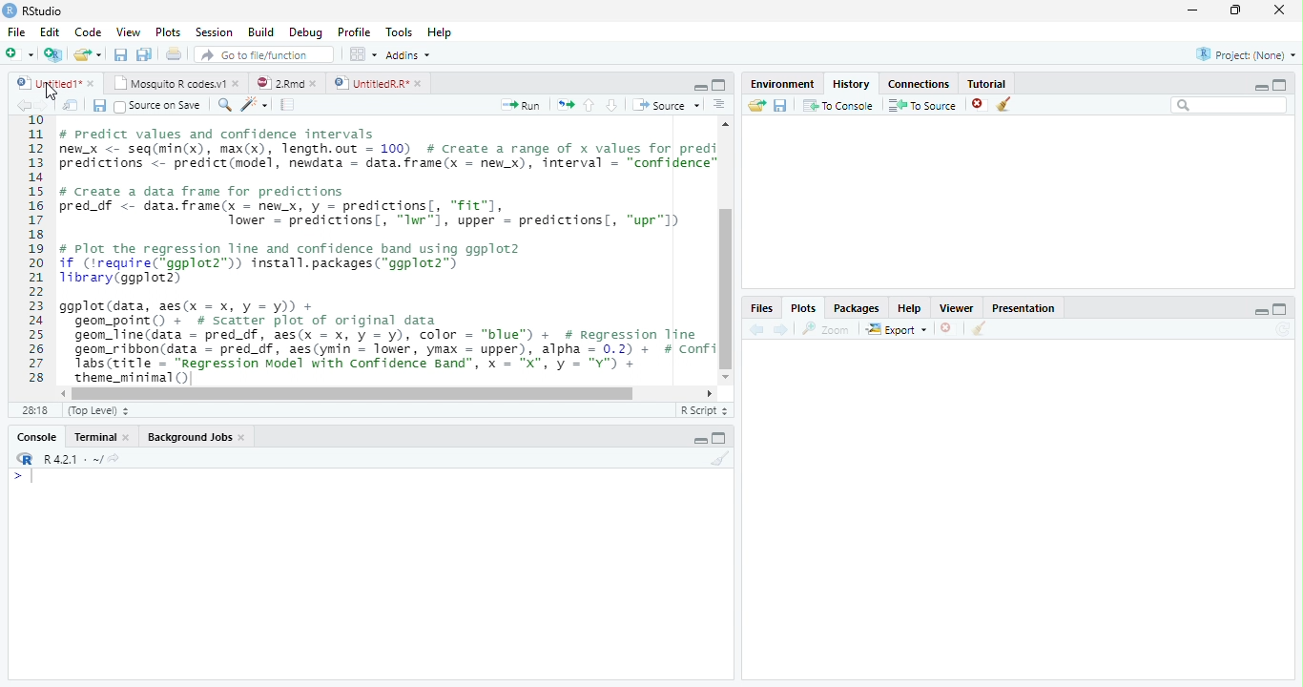 This screenshot has width=1303, height=687. I want to click on 1:1, so click(31, 413).